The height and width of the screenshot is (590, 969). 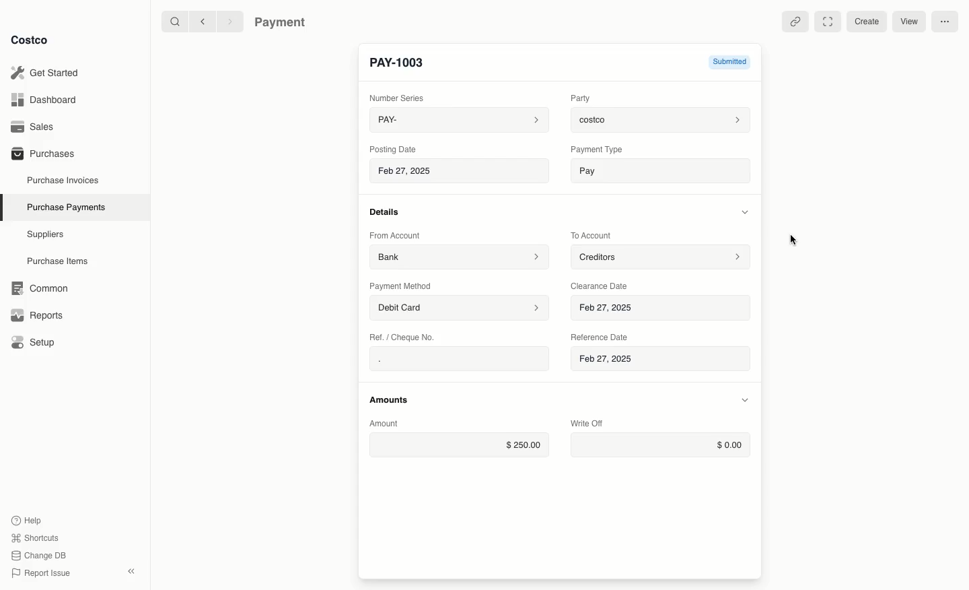 What do you see at coordinates (37, 127) in the screenshot?
I see `Sales` at bounding box center [37, 127].